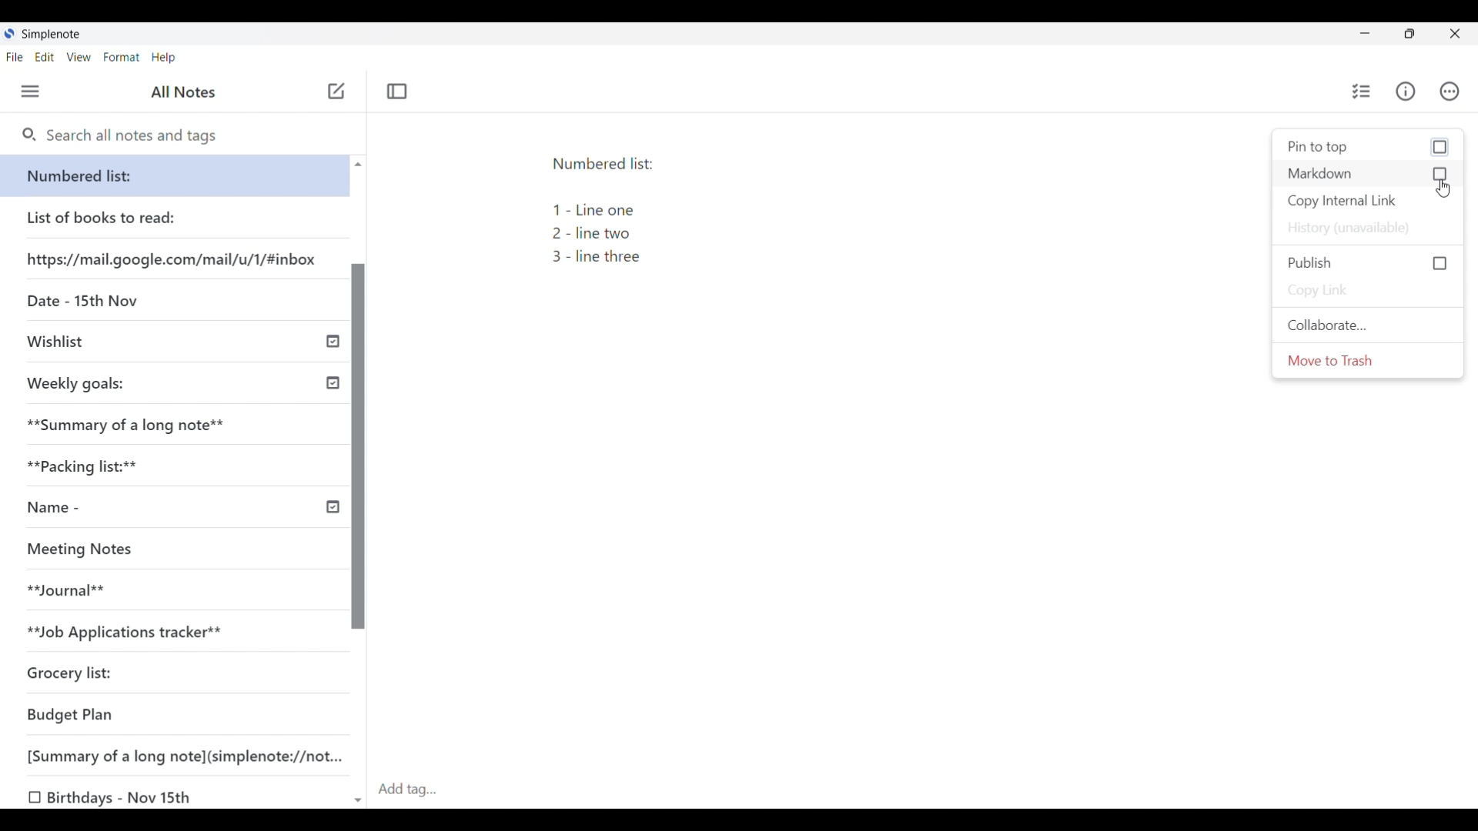 The image size is (1478, 831). What do you see at coordinates (359, 451) in the screenshot?
I see `Vertical slide bar` at bounding box center [359, 451].